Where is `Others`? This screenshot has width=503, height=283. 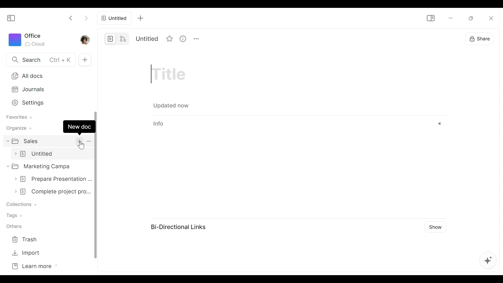 Others is located at coordinates (16, 226).